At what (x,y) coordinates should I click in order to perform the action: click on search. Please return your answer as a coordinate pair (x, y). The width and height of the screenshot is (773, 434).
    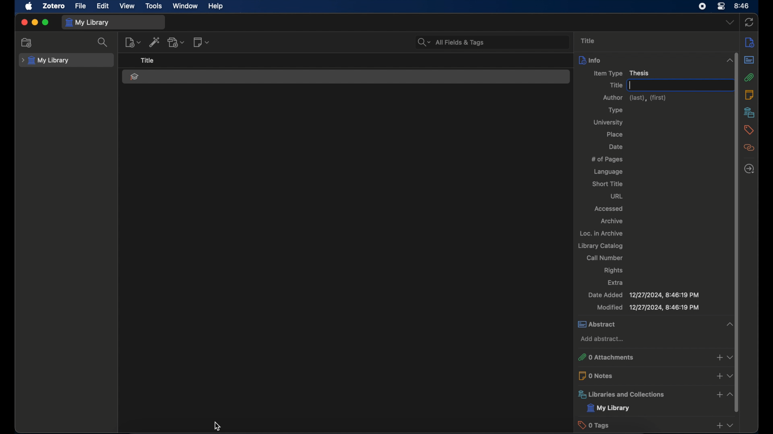
    Looking at the image, I should click on (103, 42).